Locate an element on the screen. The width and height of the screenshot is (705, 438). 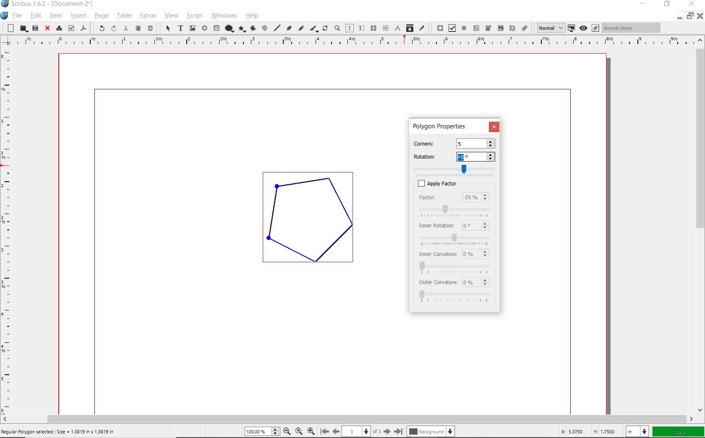
unlink text frames is located at coordinates (385, 28).